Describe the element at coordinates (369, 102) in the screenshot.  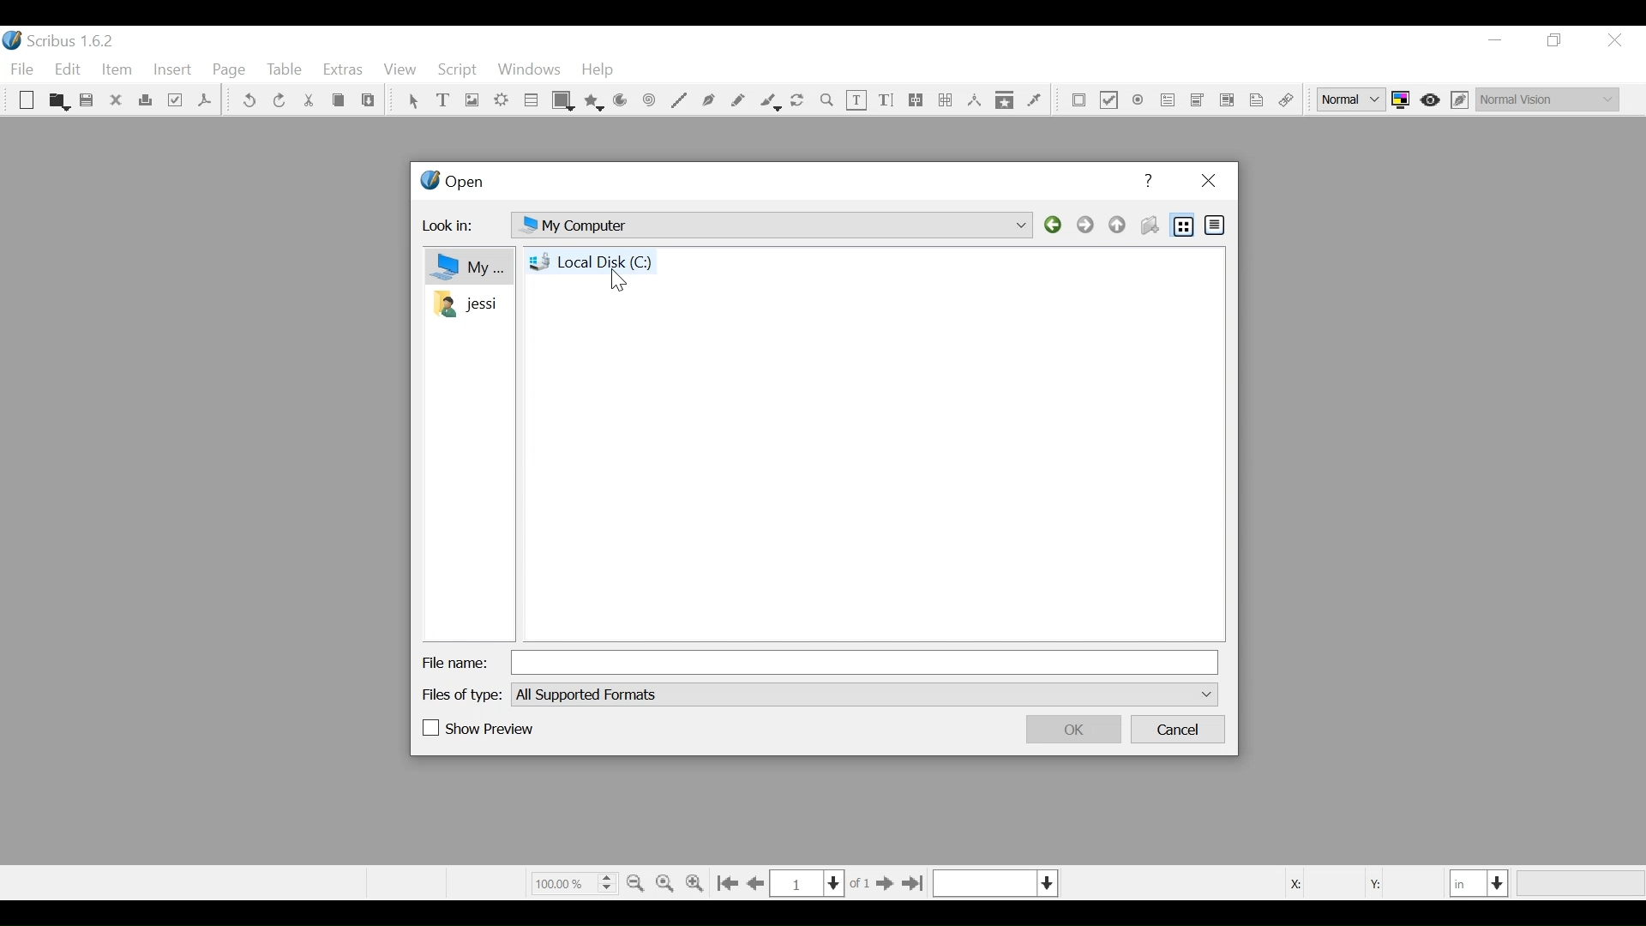
I see `Paste` at that location.